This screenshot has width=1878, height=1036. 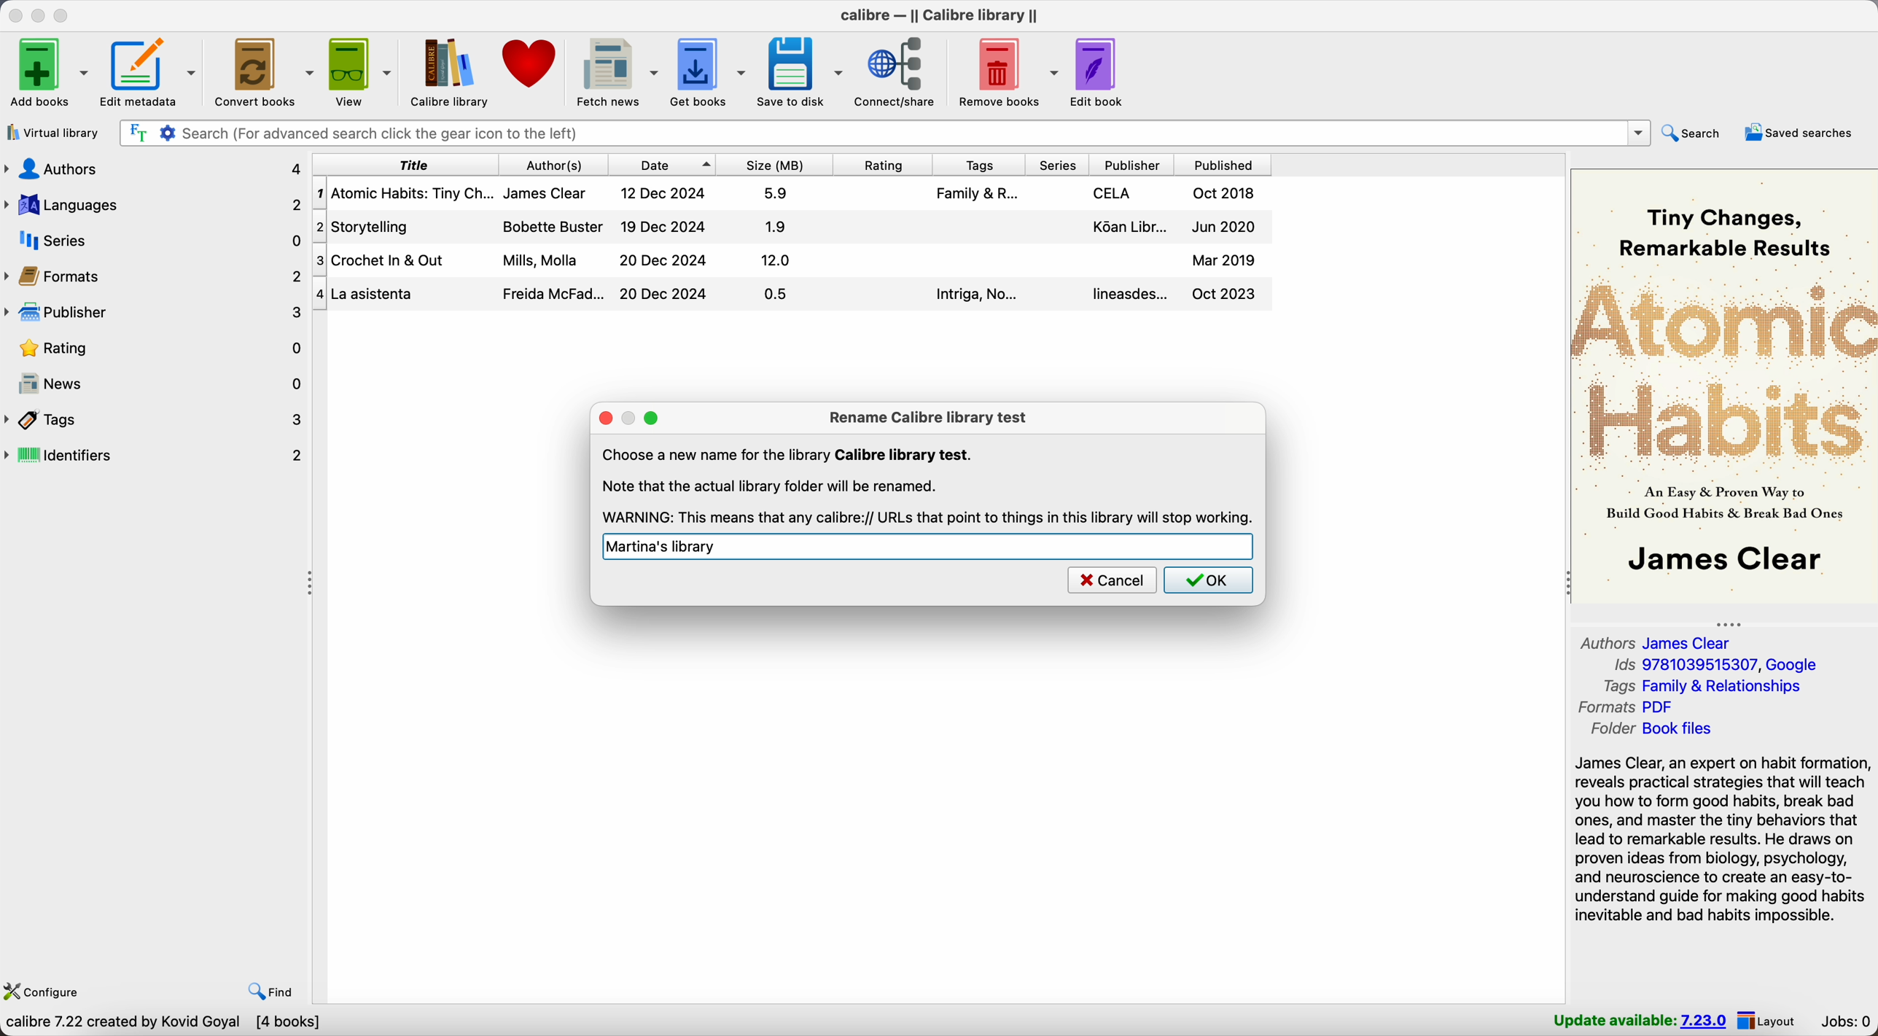 What do you see at coordinates (1057, 165) in the screenshot?
I see `series` at bounding box center [1057, 165].